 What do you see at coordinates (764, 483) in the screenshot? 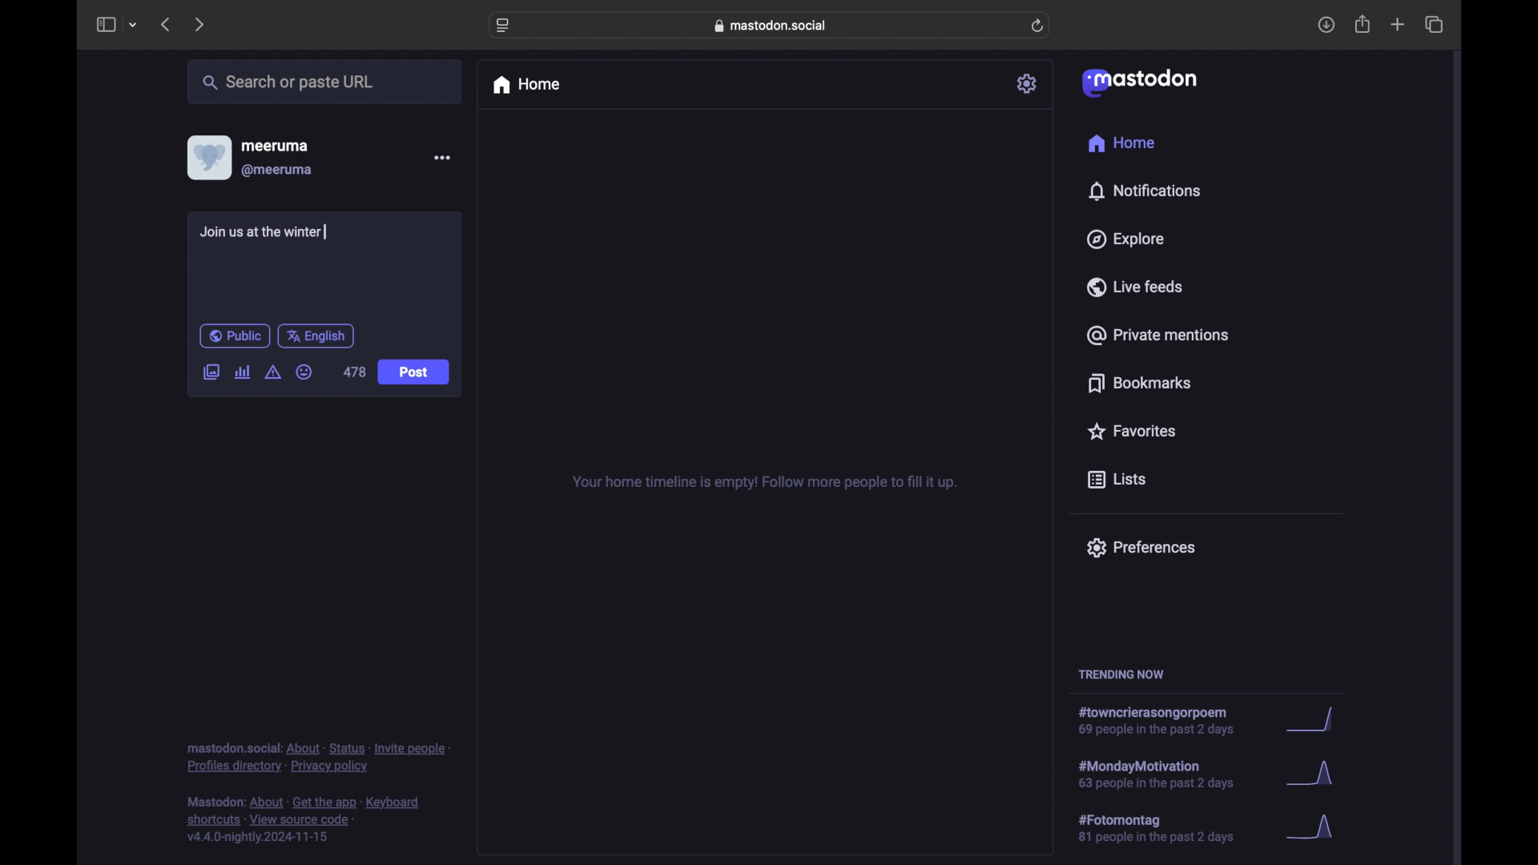
I see `your home timeline is empty! follow more people to fill it up` at bounding box center [764, 483].